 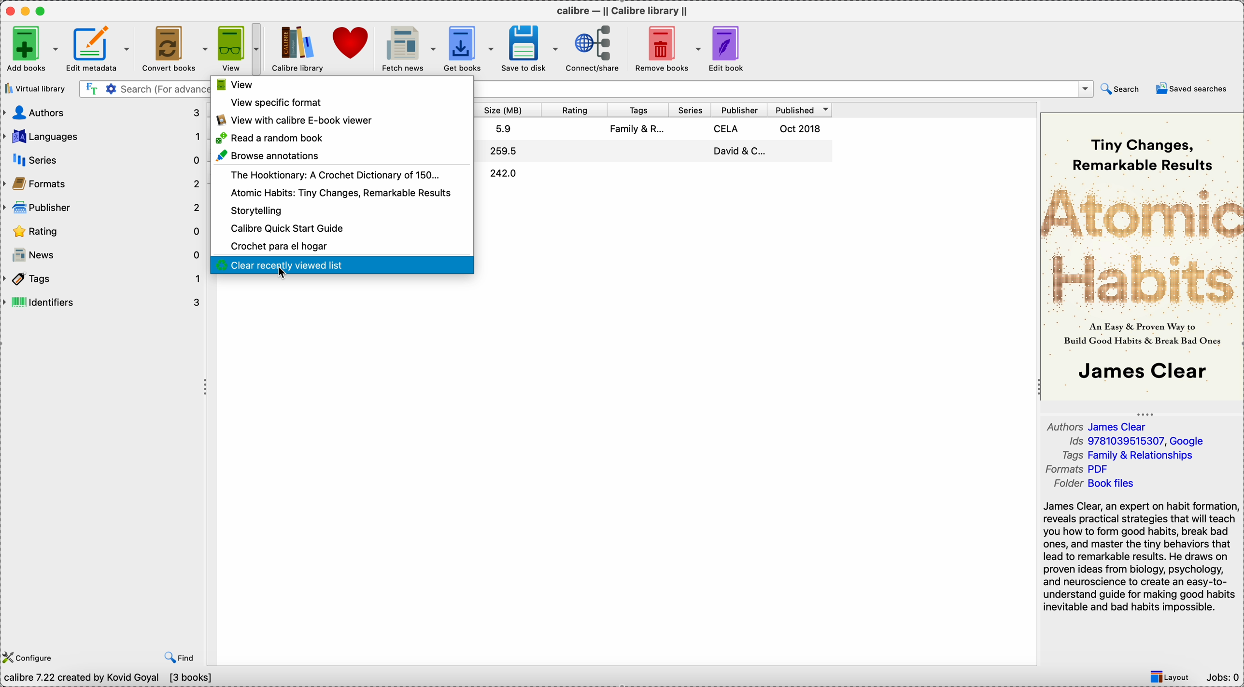 What do you see at coordinates (739, 109) in the screenshot?
I see `publisher` at bounding box center [739, 109].